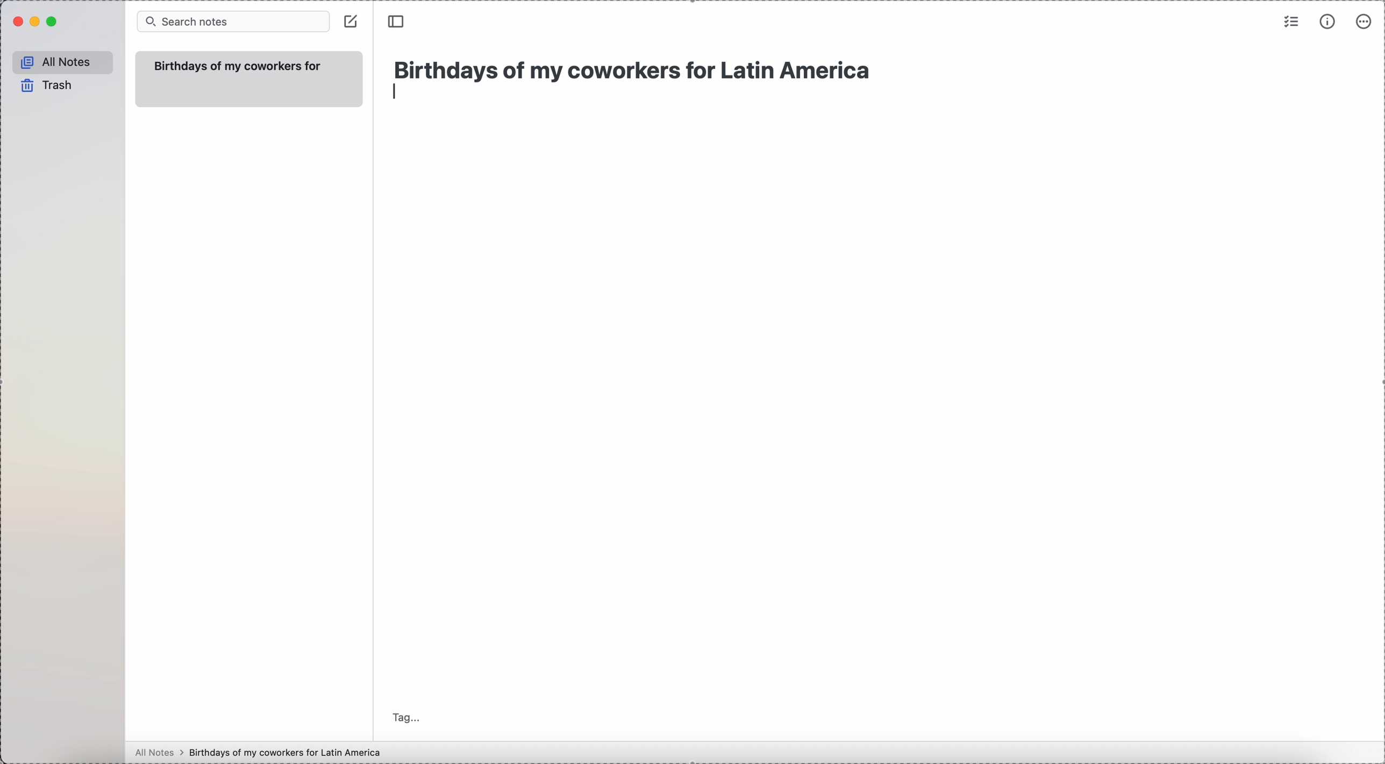 The width and height of the screenshot is (1385, 764). I want to click on metrics, so click(1329, 21).